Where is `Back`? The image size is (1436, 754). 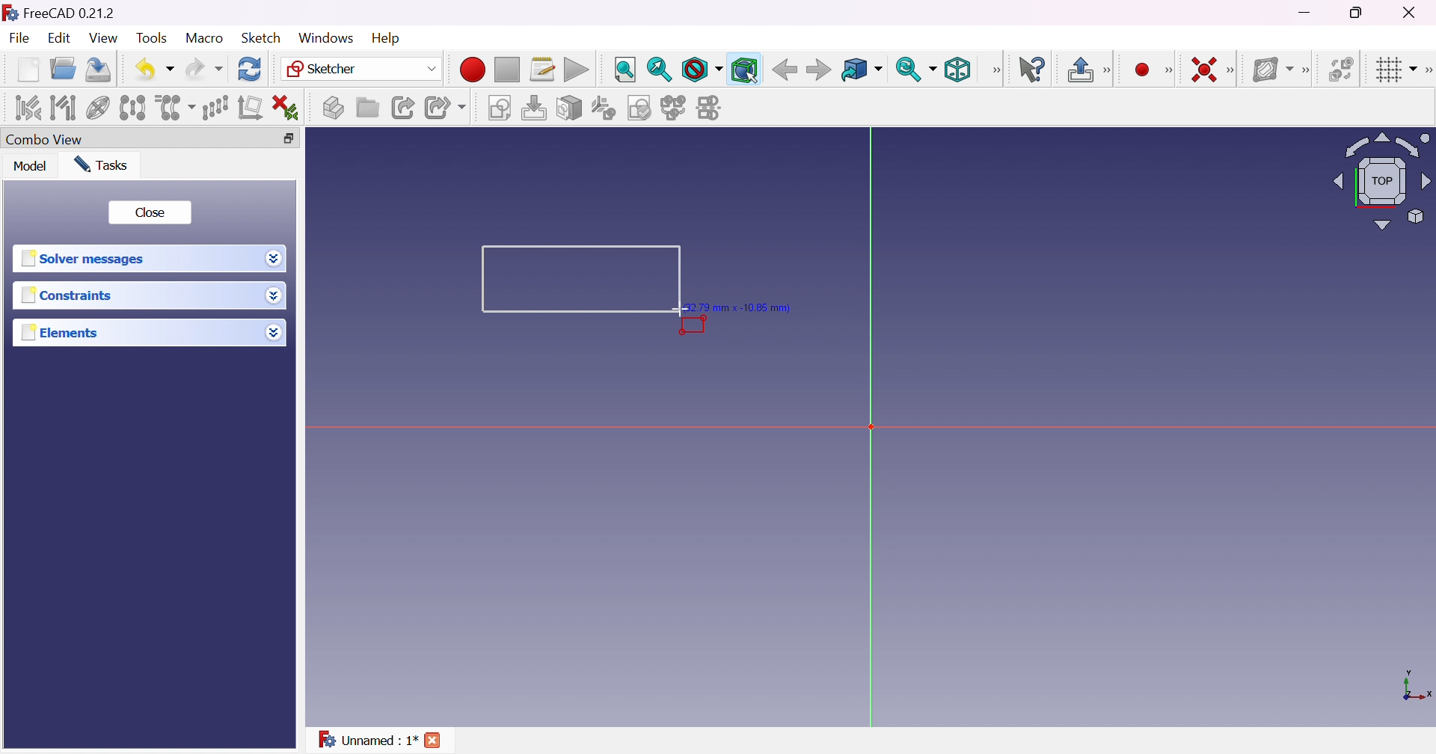
Back is located at coordinates (785, 70).